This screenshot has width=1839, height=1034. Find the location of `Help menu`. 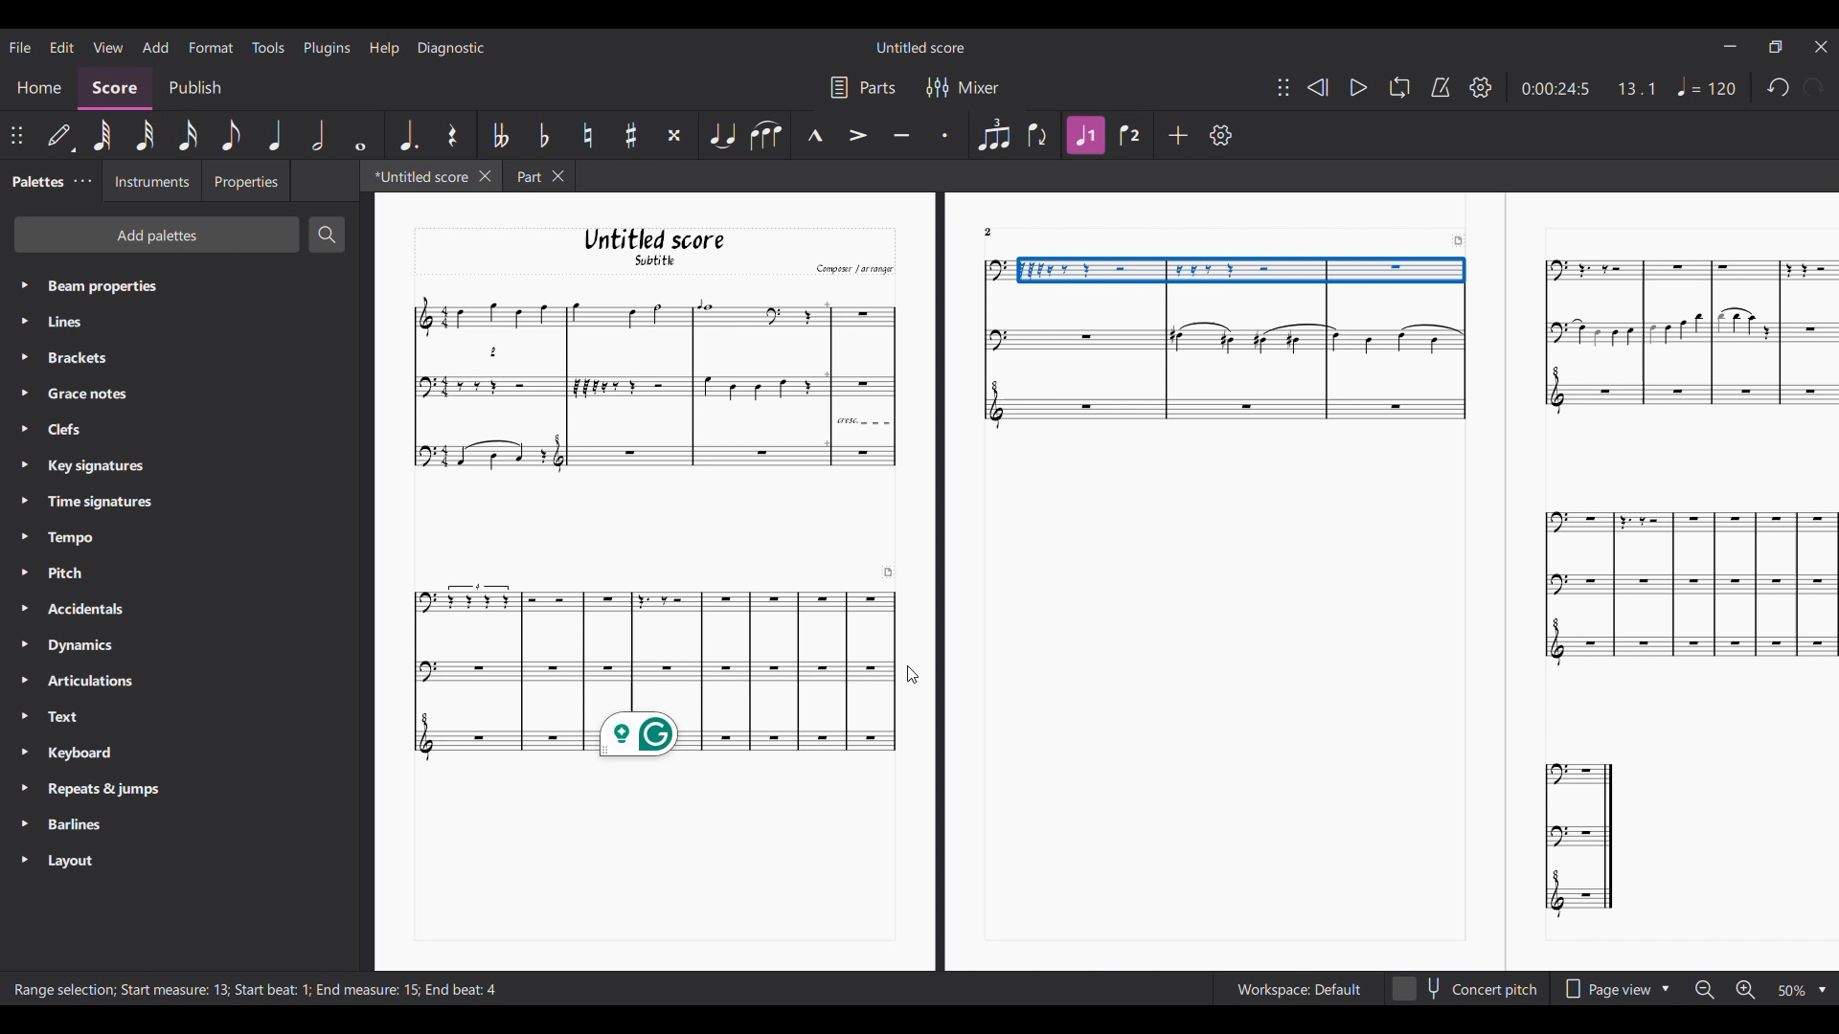

Help menu is located at coordinates (384, 48).